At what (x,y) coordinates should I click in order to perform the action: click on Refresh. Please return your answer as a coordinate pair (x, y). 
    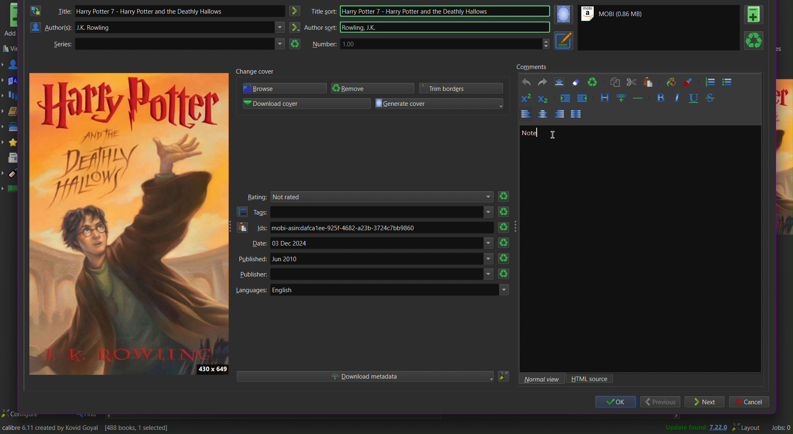
    Looking at the image, I should click on (504, 258).